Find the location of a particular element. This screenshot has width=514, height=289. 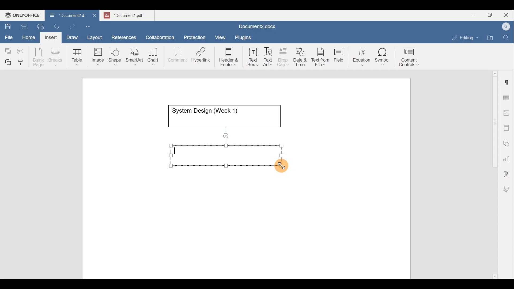

Paragraph settings is located at coordinates (507, 80).